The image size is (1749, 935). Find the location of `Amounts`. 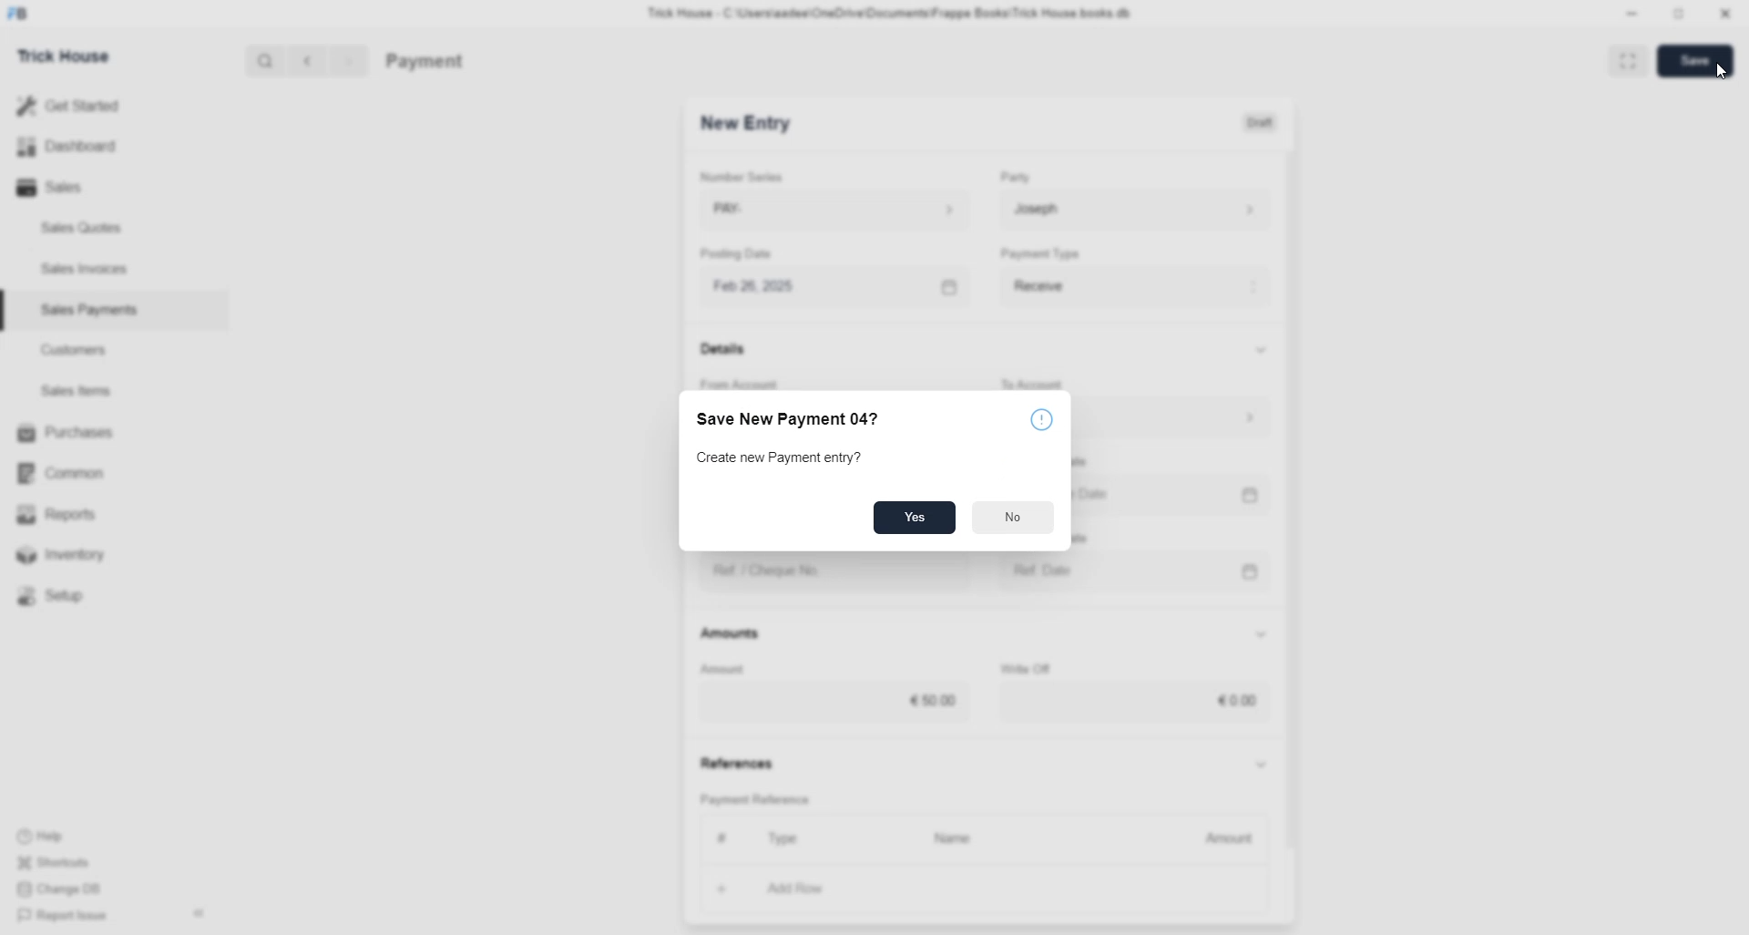

Amounts is located at coordinates (731, 634).